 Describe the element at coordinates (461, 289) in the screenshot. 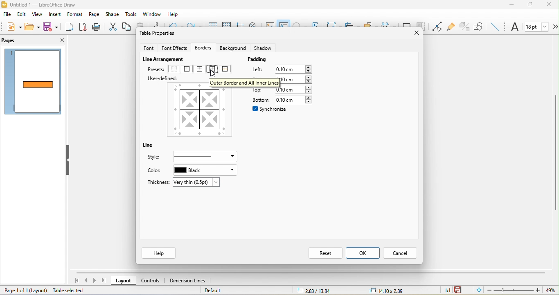

I see `the document has not been modified since the last save` at that location.